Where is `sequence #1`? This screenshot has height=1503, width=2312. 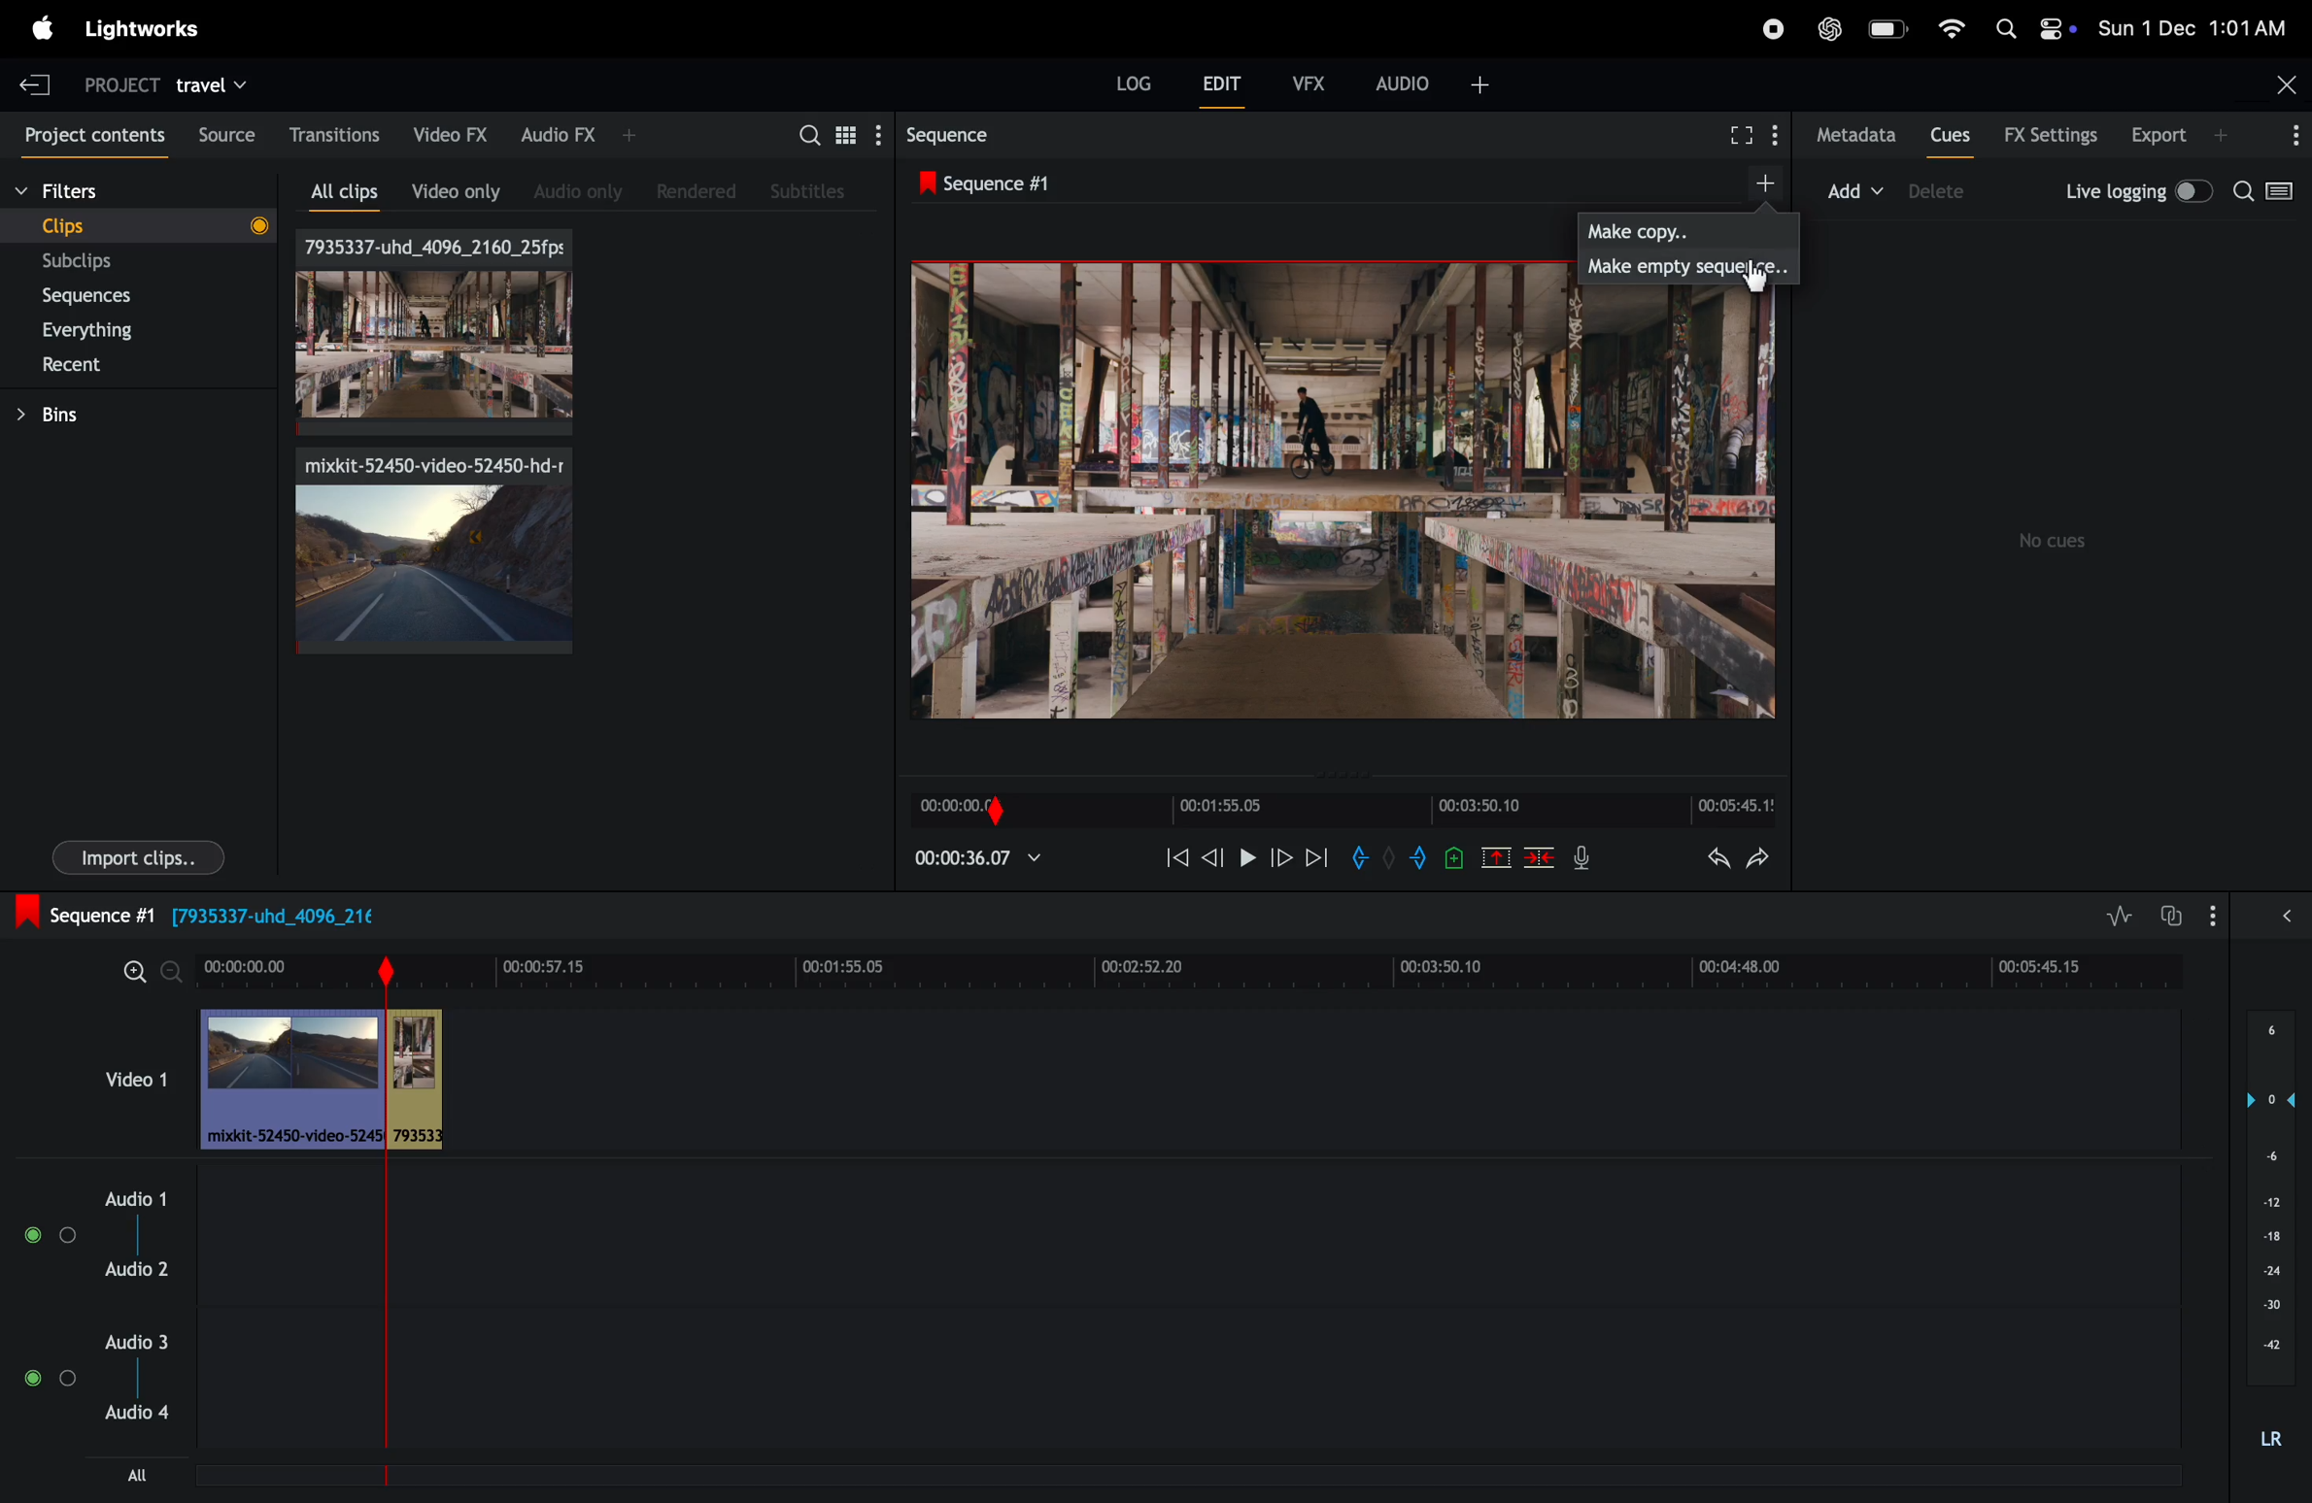 sequence #1 is located at coordinates (1009, 181).